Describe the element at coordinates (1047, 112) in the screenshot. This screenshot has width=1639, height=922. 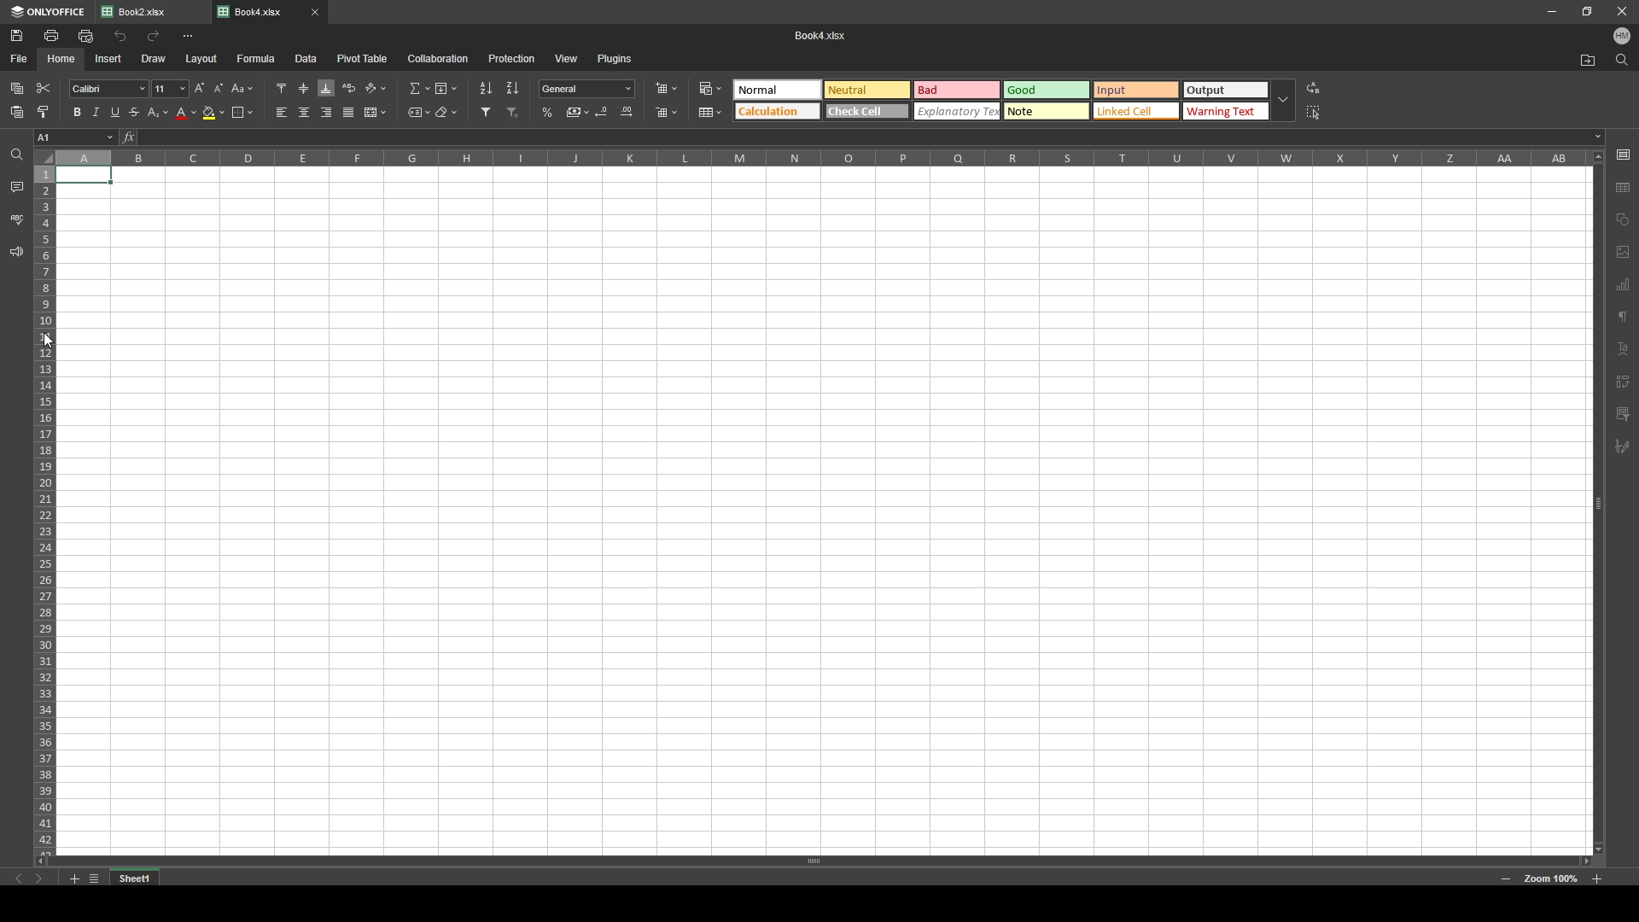
I see `Note` at that location.